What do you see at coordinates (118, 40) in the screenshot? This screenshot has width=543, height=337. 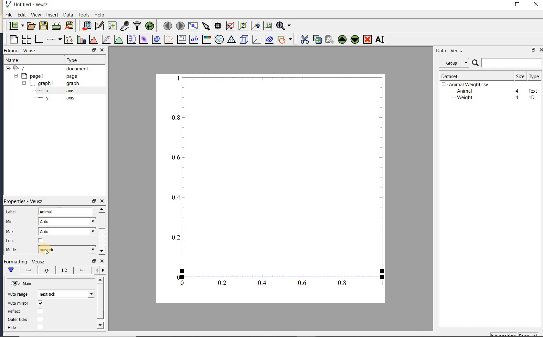 I see `plot a function` at bounding box center [118, 40].